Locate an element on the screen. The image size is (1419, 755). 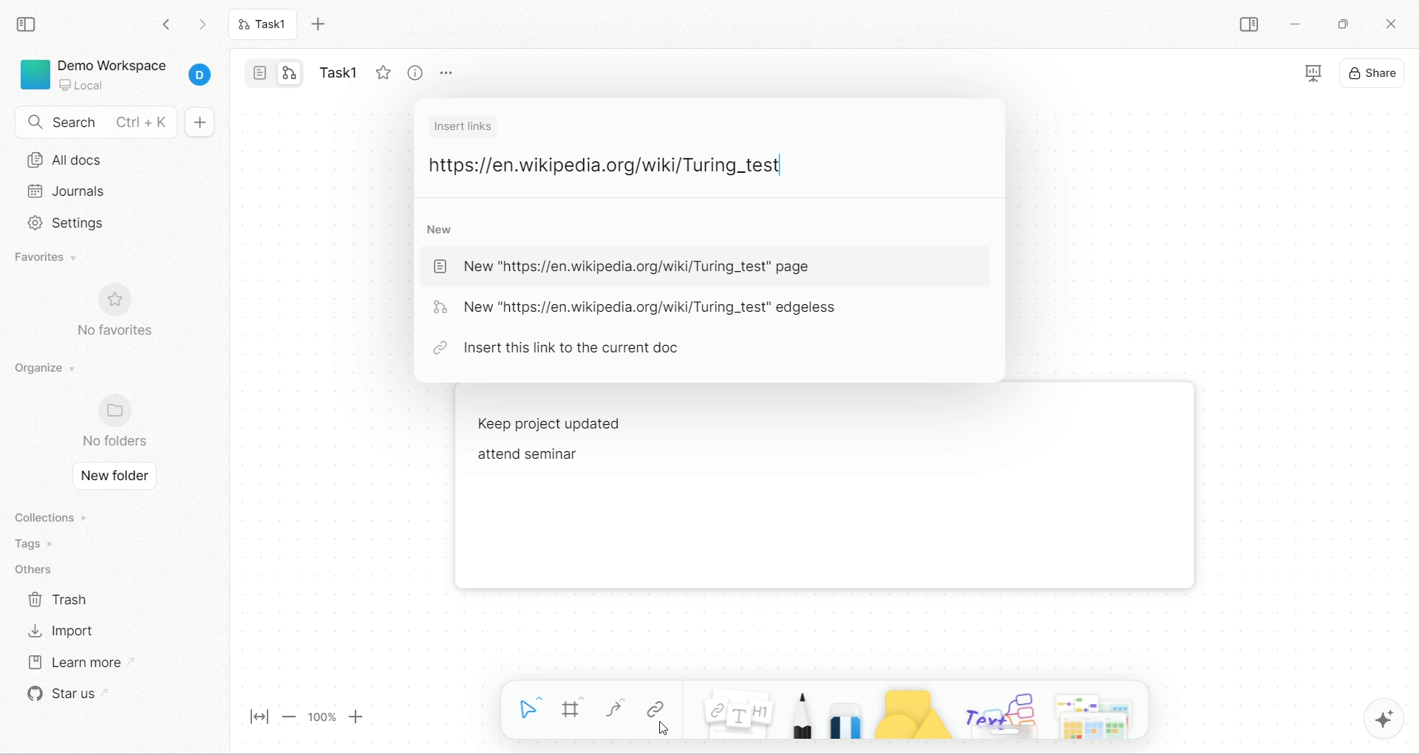
text - Keep project updated attend seminar is located at coordinates (589, 448).